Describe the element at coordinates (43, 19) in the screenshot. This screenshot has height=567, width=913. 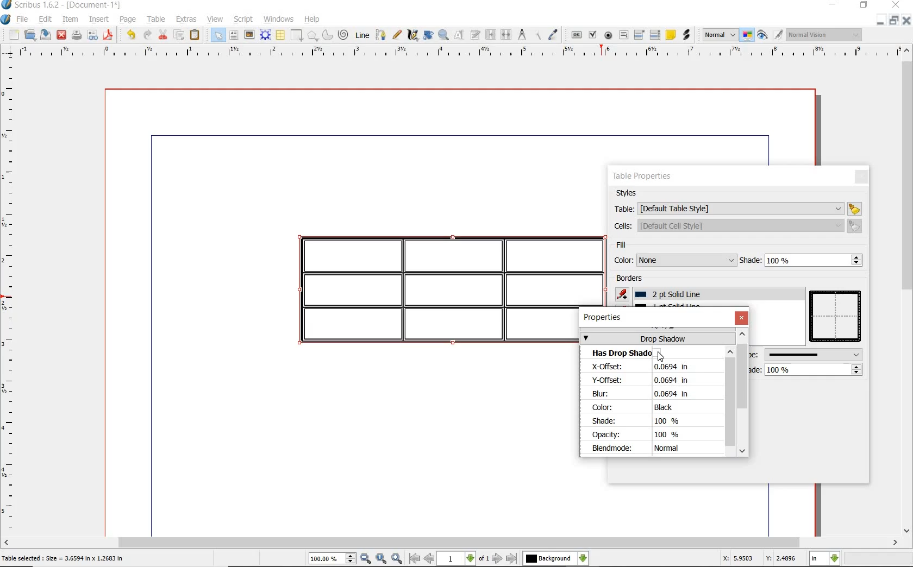
I see `edit` at that location.